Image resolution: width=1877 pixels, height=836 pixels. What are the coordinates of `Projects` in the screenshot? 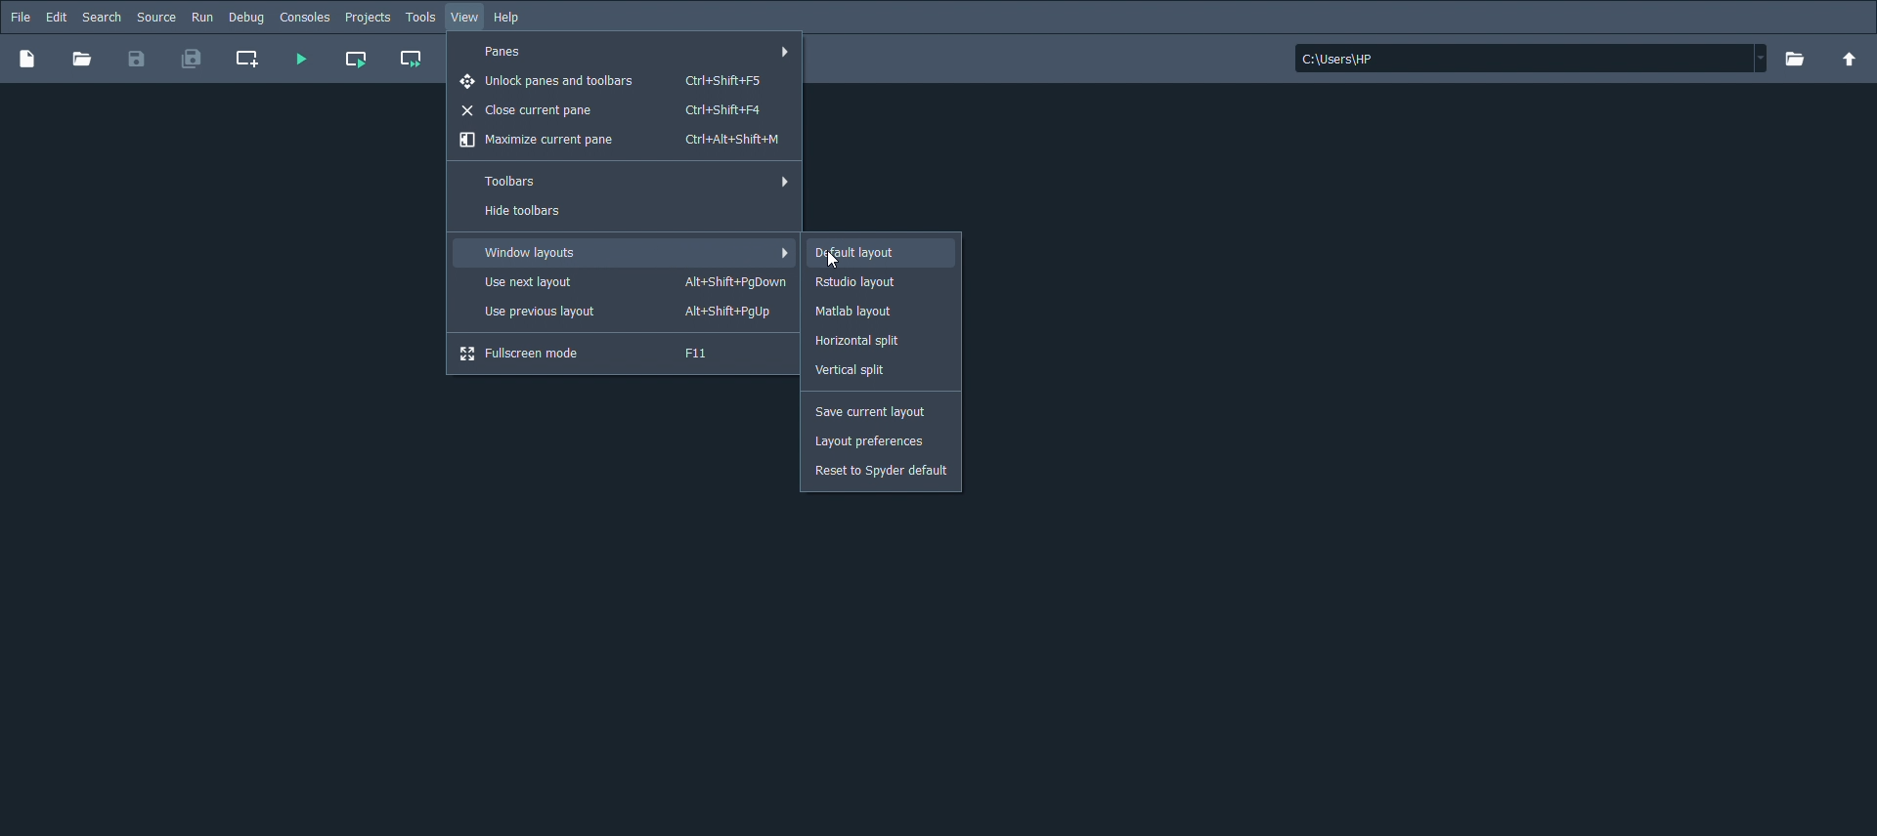 It's located at (368, 18).